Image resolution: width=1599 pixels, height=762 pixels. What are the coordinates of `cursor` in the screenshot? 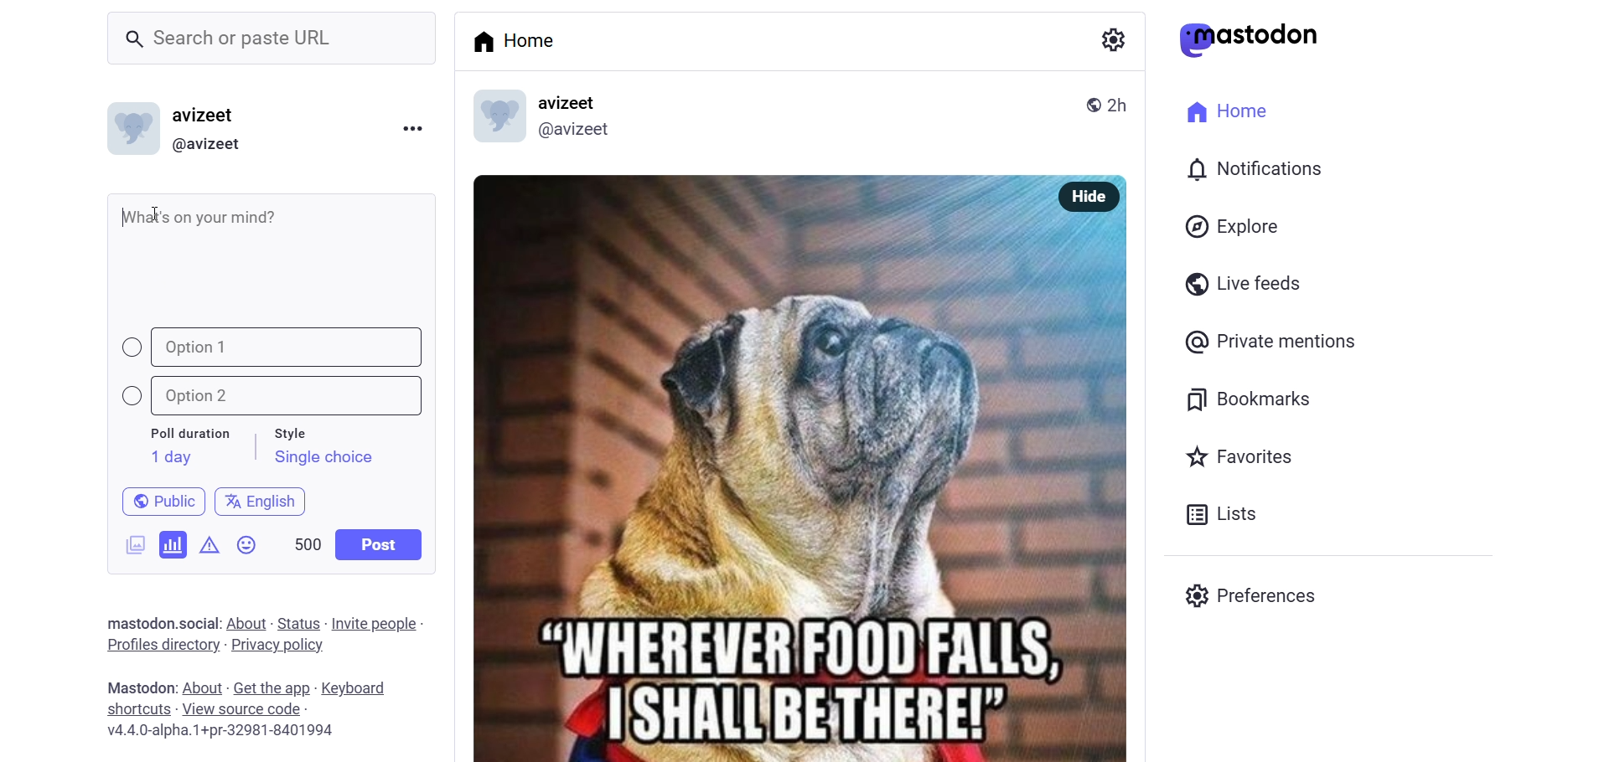 It's located at (160, 215).